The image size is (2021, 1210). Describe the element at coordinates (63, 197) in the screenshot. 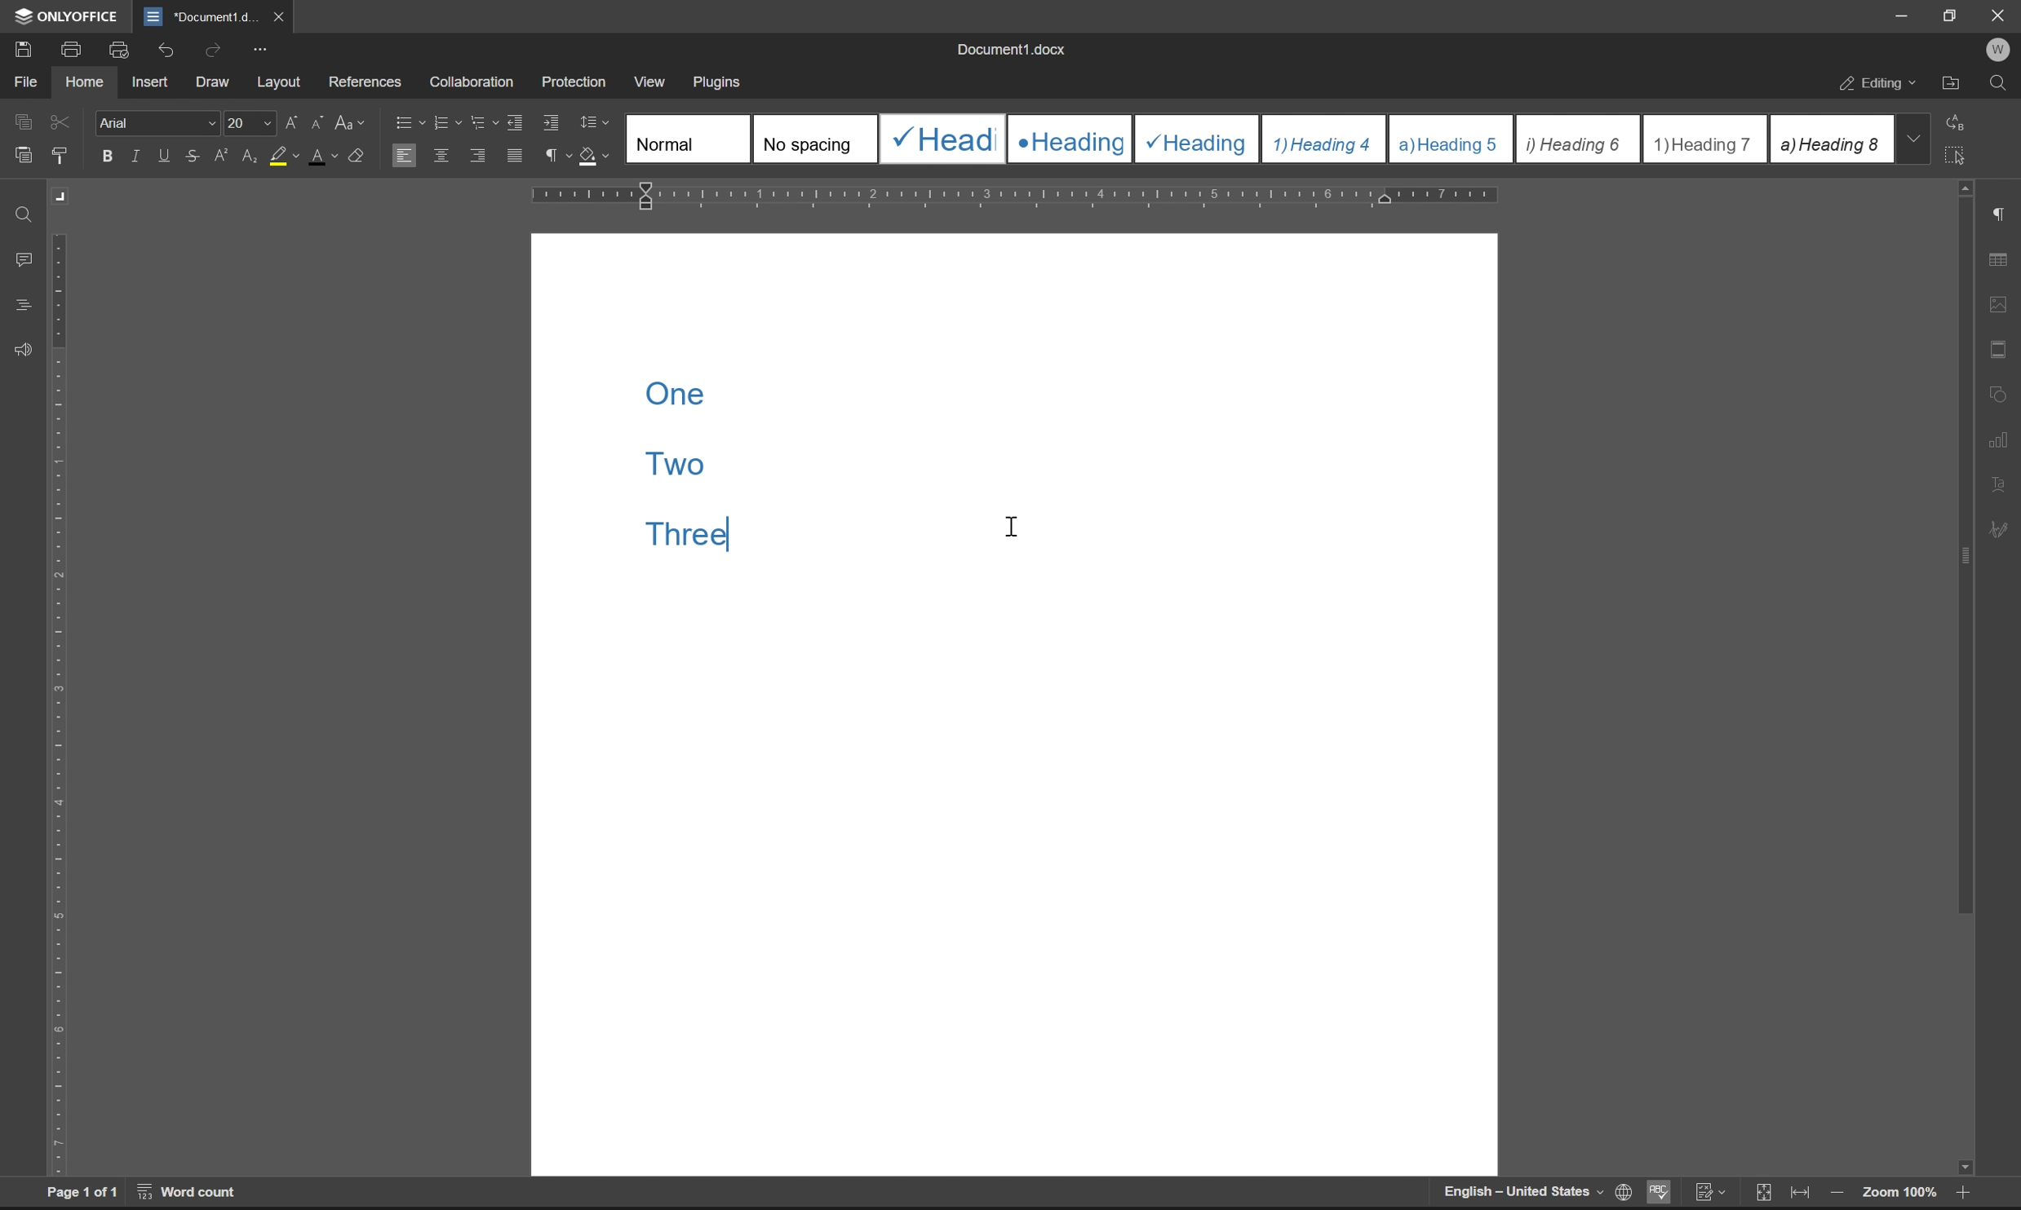

I see `Margin` at that location.